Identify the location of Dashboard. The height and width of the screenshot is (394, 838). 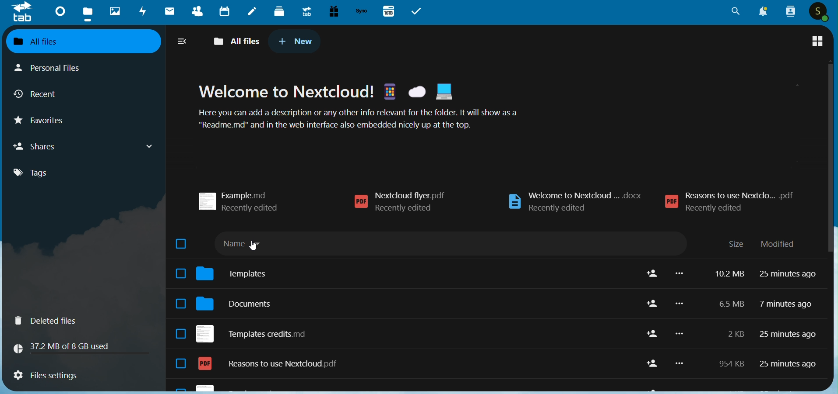
(60, 11).